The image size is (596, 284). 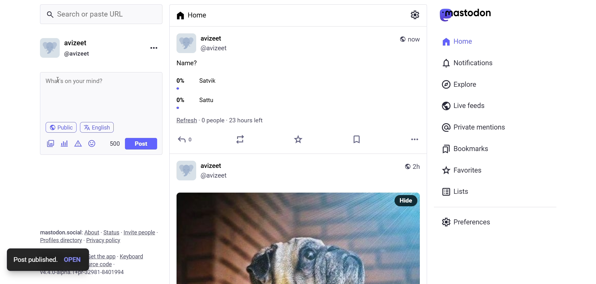 What do you see at coordinates (356, 140) in the screenshot?
I see `bookmark` at bounding box center [356, 140].